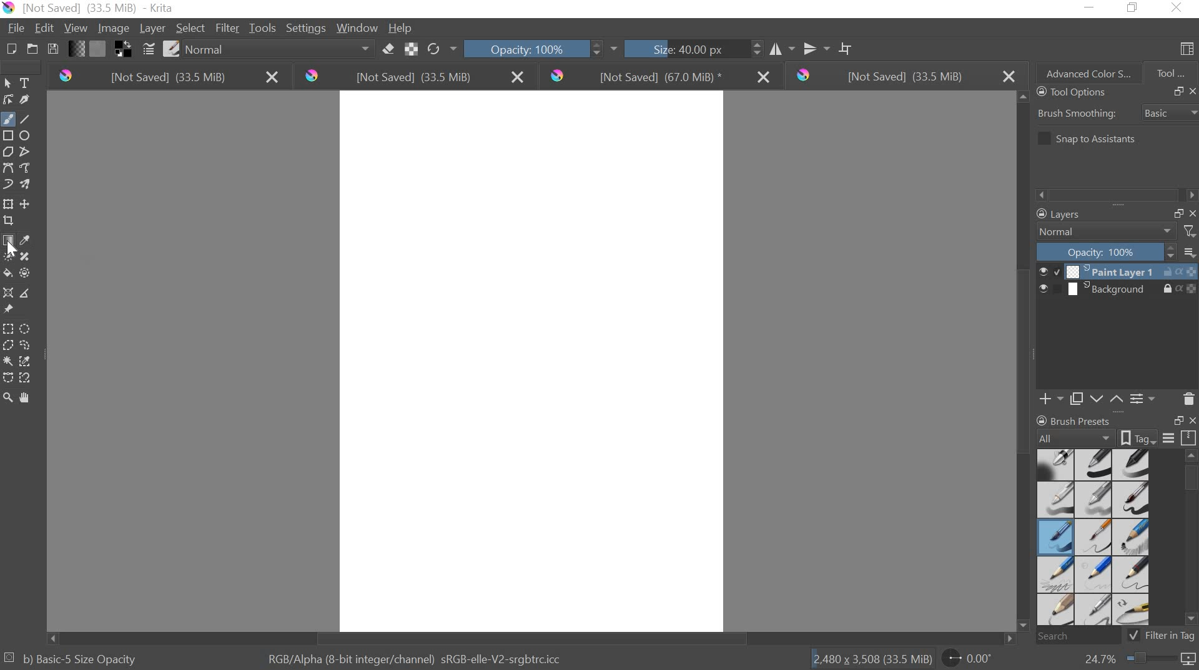  Describe the element at coordinates (533, 363) in the screenshot. I see `document workspace` at that location.